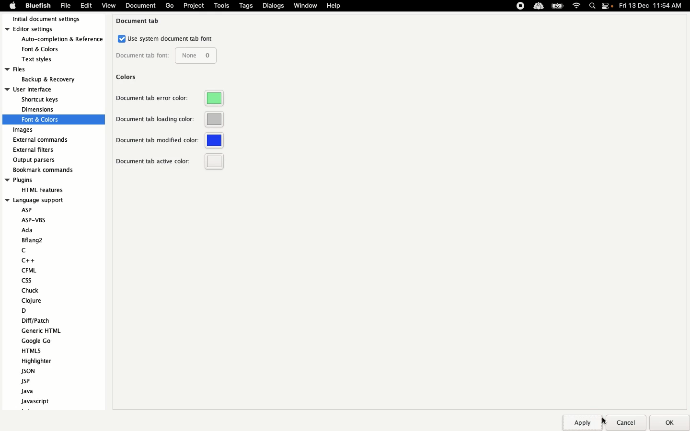 The width and height of the screenshot is (690, 431). I want to click on Use system document tab font, so click(166, 39).